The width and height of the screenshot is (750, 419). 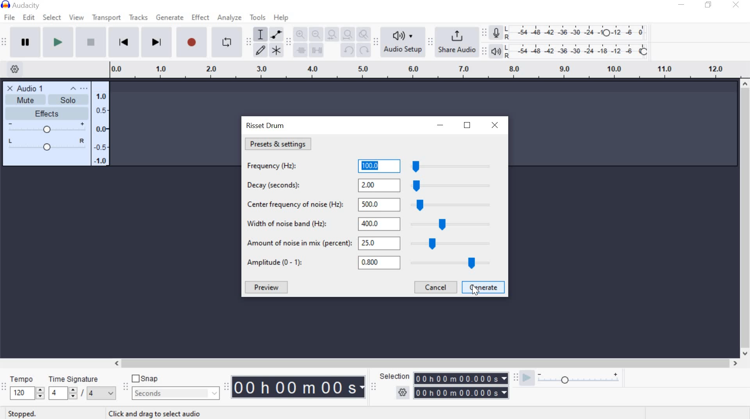 I want to click on Skip to Start, so click(x=123, y=41).